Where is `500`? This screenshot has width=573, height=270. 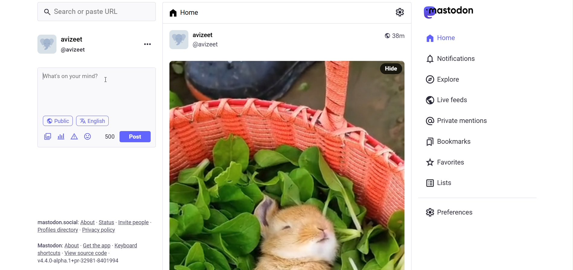
500 is located at coordinates (107, 137).